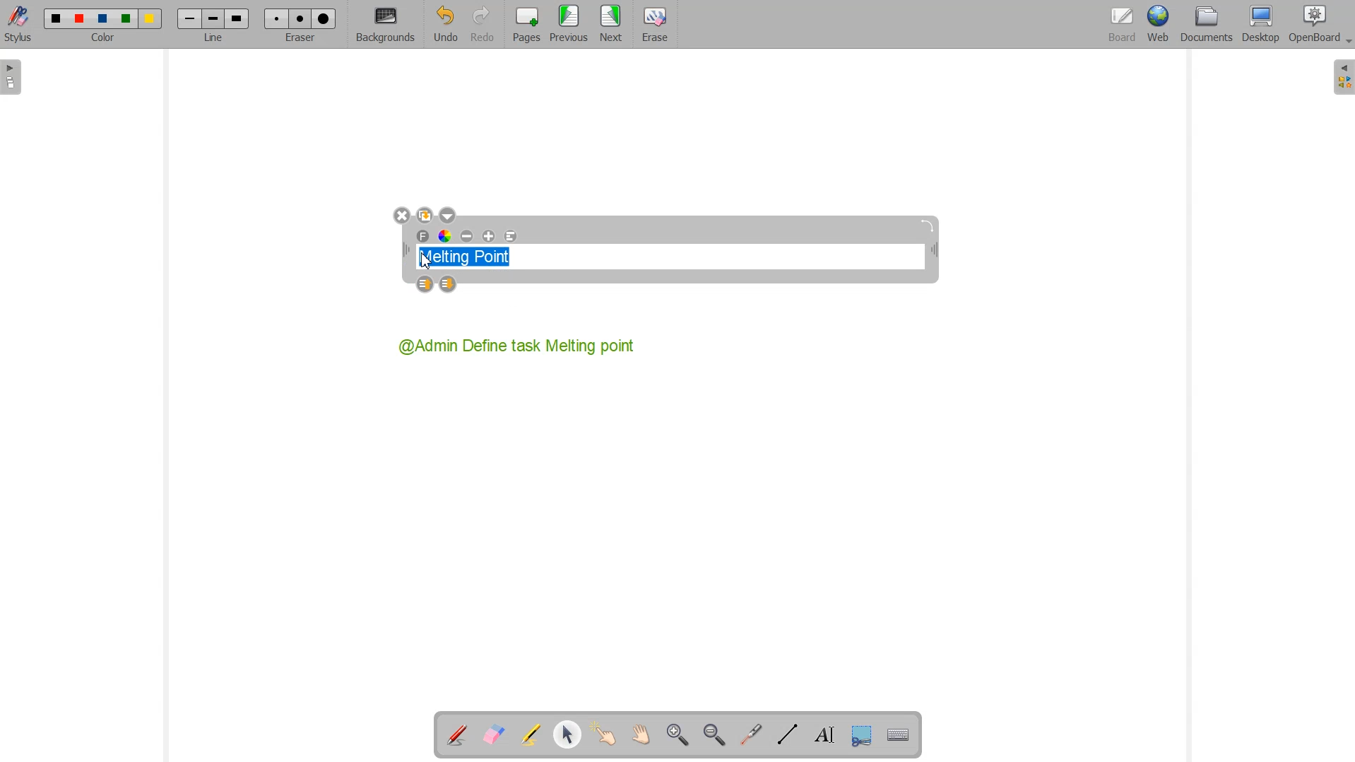 The image size is (1355, 762). Describe the element at coordinates (446, 237) in the screenshot. I see `Text Color` at that location.